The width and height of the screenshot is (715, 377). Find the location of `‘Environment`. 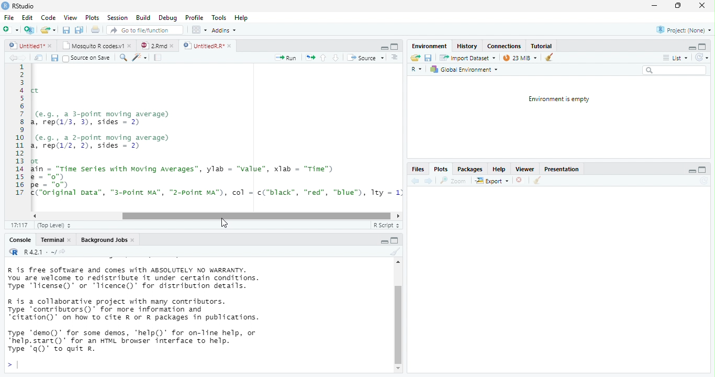

‘Environment is located at coordinates (429, 46).